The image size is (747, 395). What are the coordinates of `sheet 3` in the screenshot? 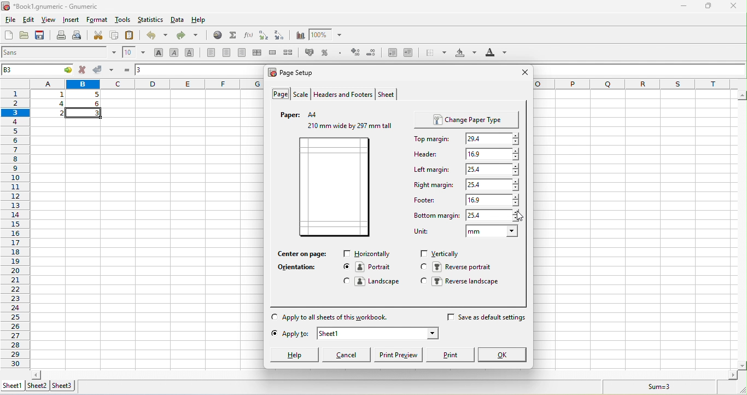 It's located at (64, 387).